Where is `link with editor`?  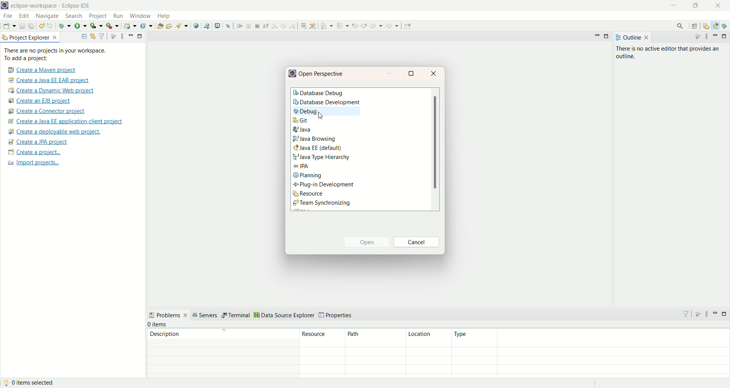 link with editor is located at coordinates (93, 36).